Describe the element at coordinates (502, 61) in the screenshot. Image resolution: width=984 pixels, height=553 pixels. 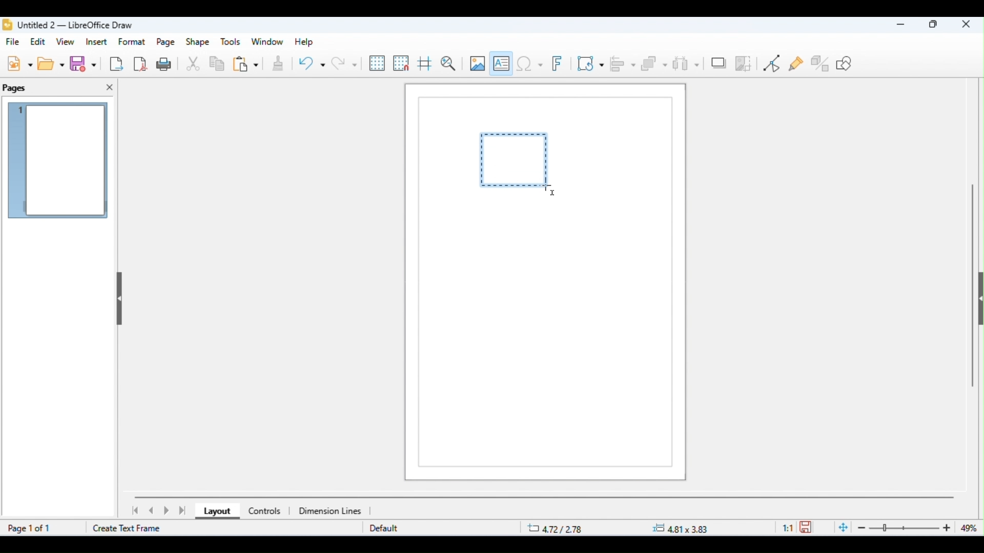
I see `insert text box` at that location.